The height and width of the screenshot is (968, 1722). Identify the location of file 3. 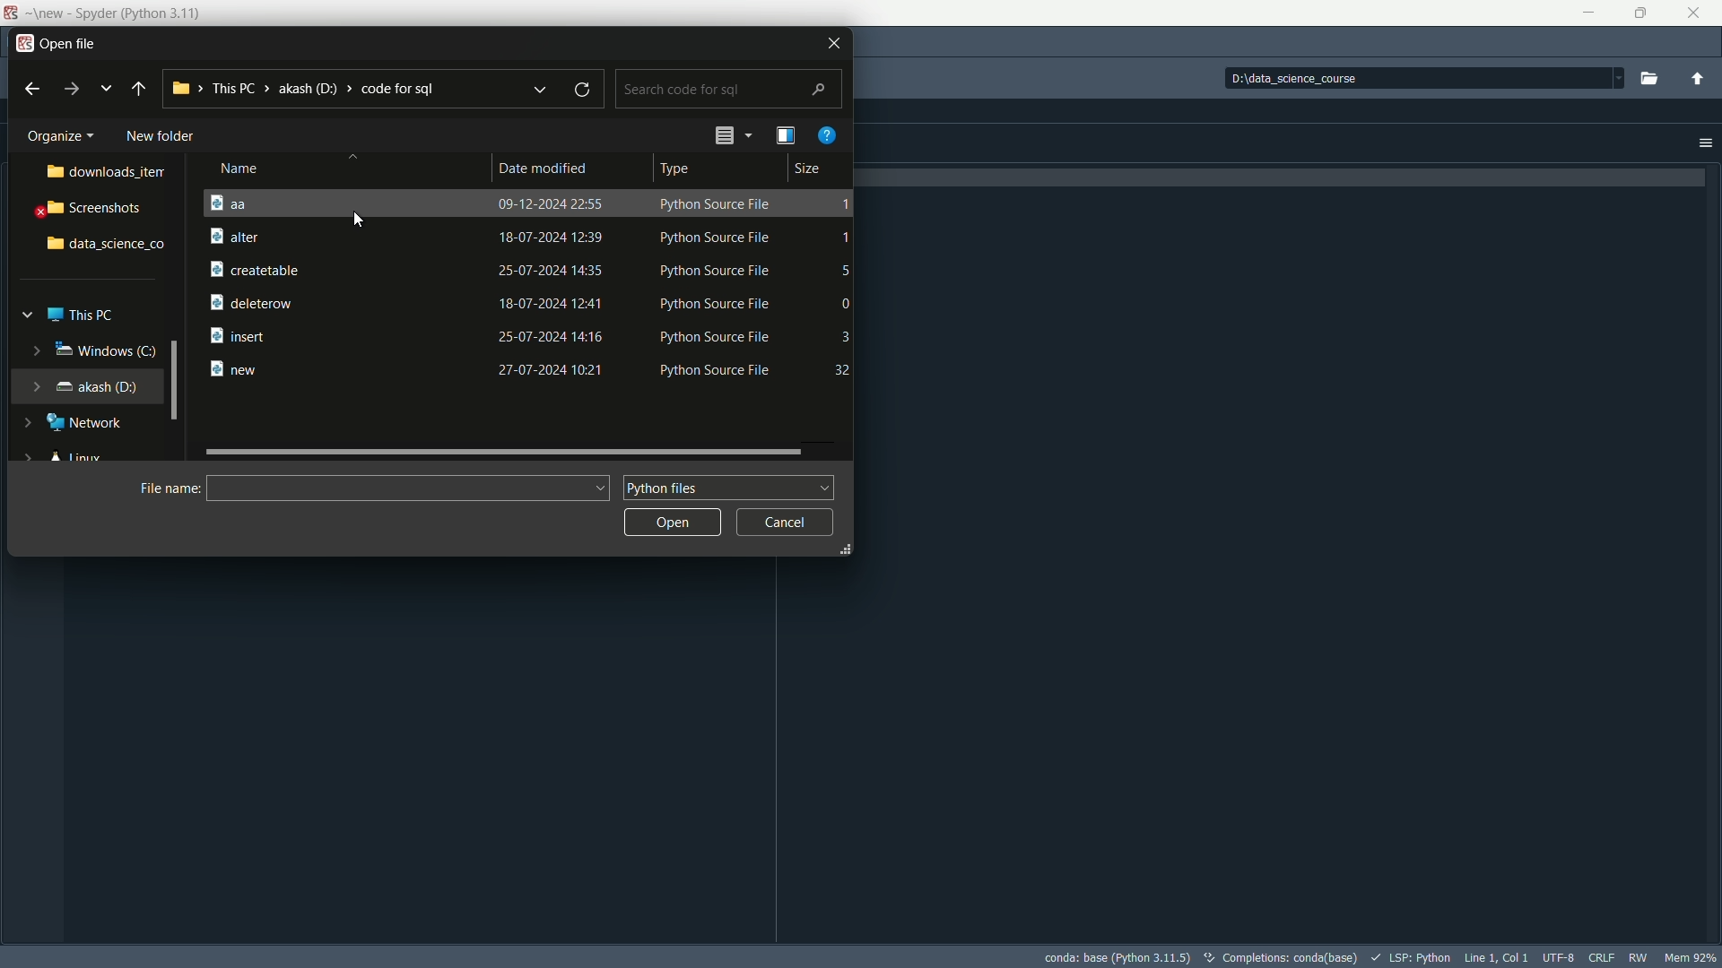
(528, 270).